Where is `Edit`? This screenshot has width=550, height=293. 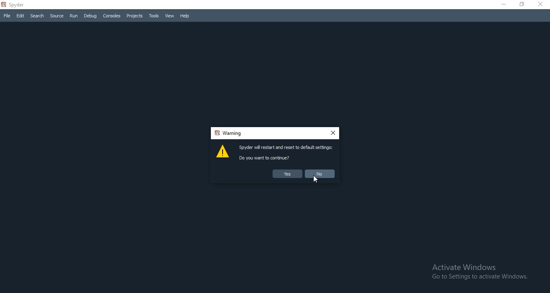
Edit is located at coordinates (19, 16).